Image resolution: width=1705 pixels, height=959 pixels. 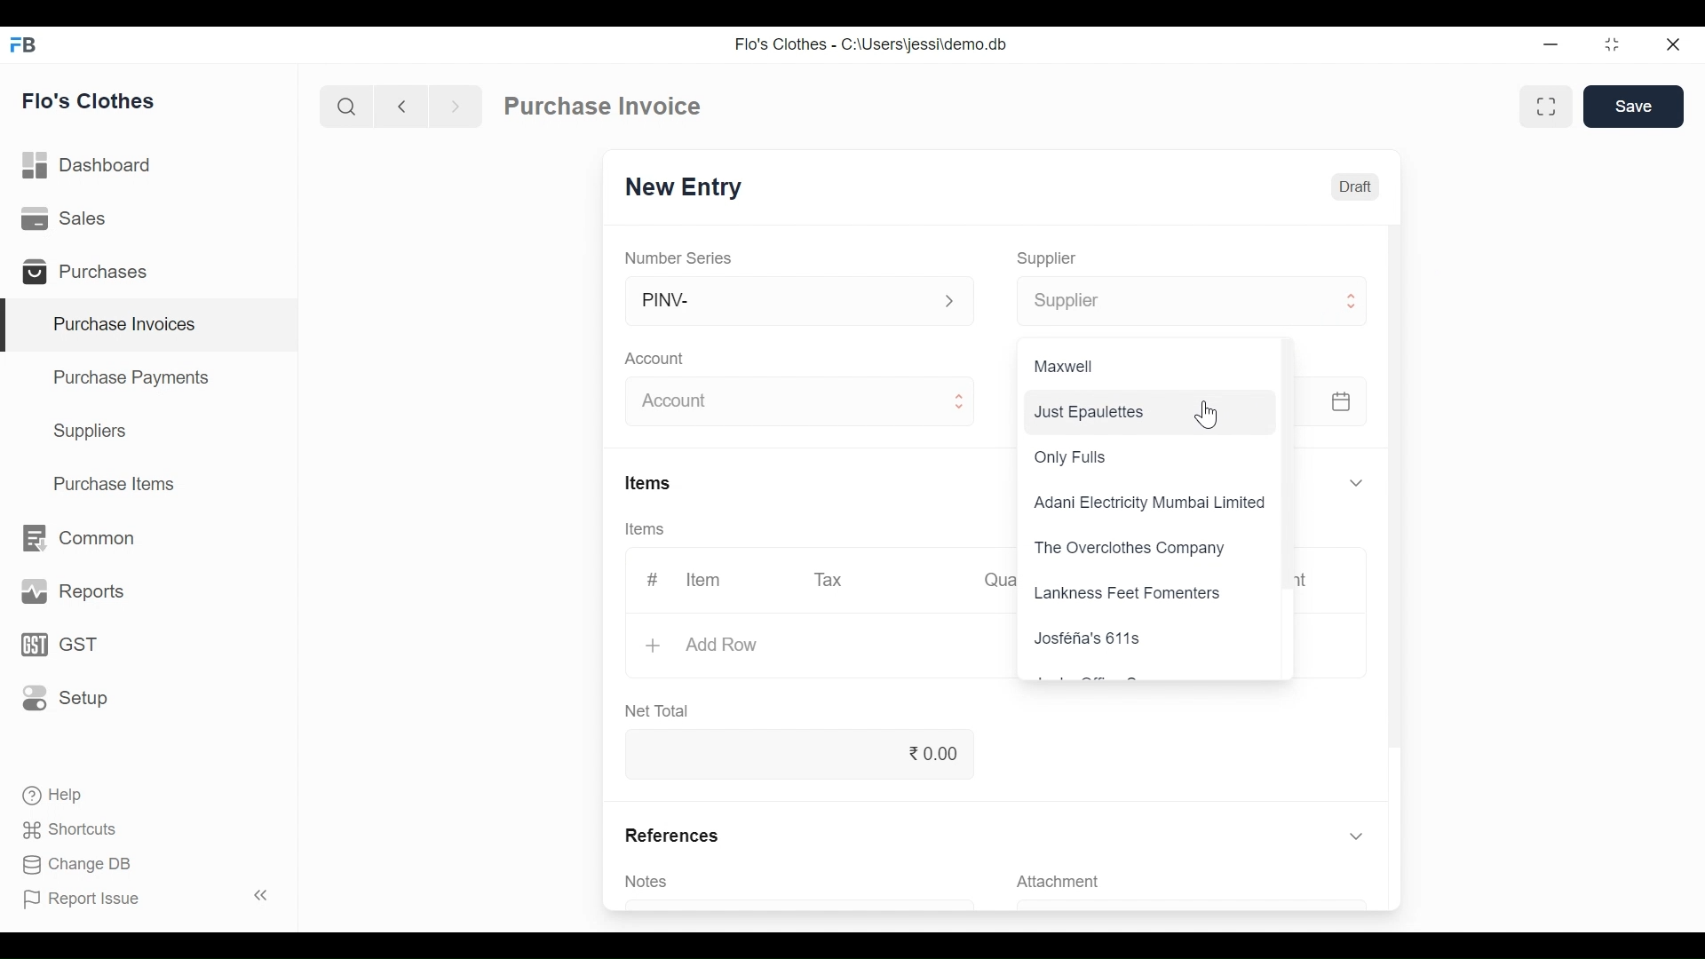 I want to click on Save, so click(x=1634, y=107).